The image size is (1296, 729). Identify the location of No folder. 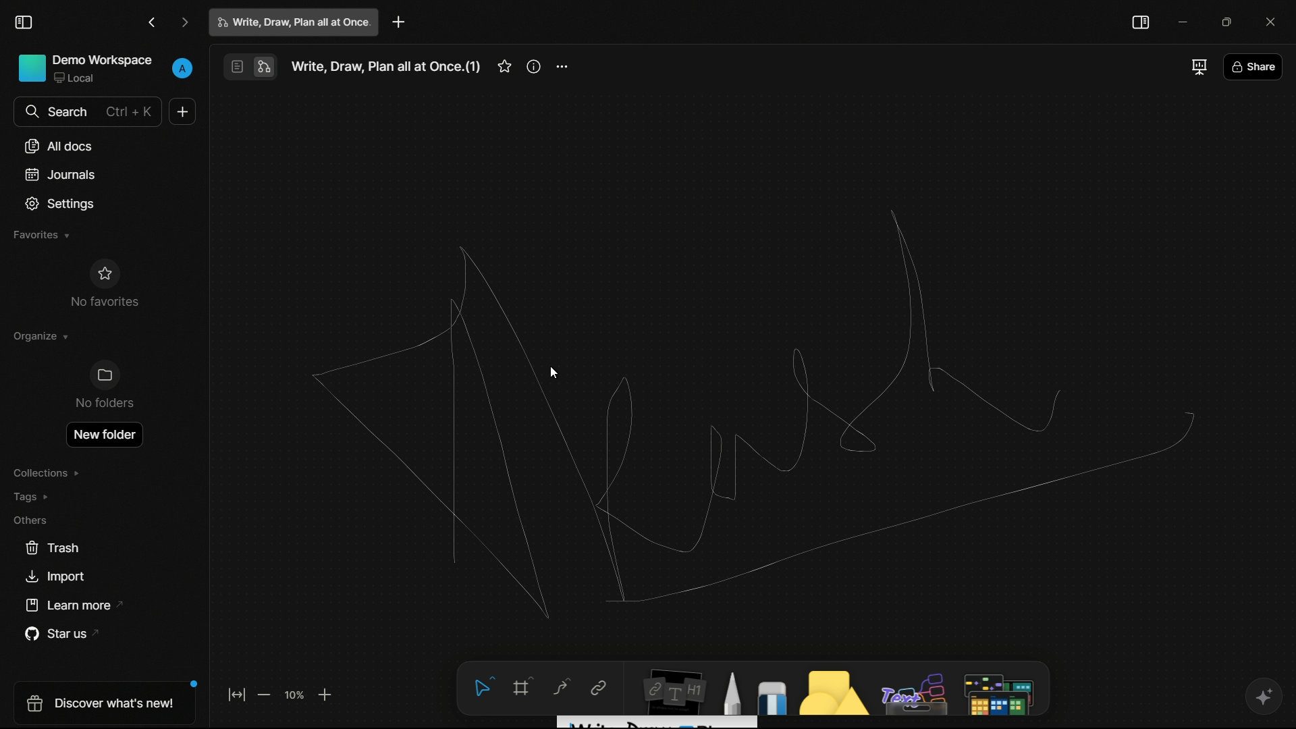
(103, 403).